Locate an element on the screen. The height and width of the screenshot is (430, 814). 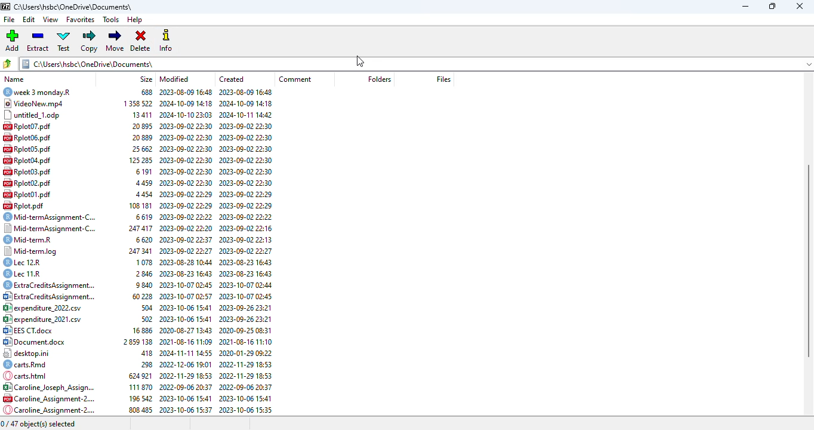
2021-08-16 11:10 is located at coordinates (248, 342).